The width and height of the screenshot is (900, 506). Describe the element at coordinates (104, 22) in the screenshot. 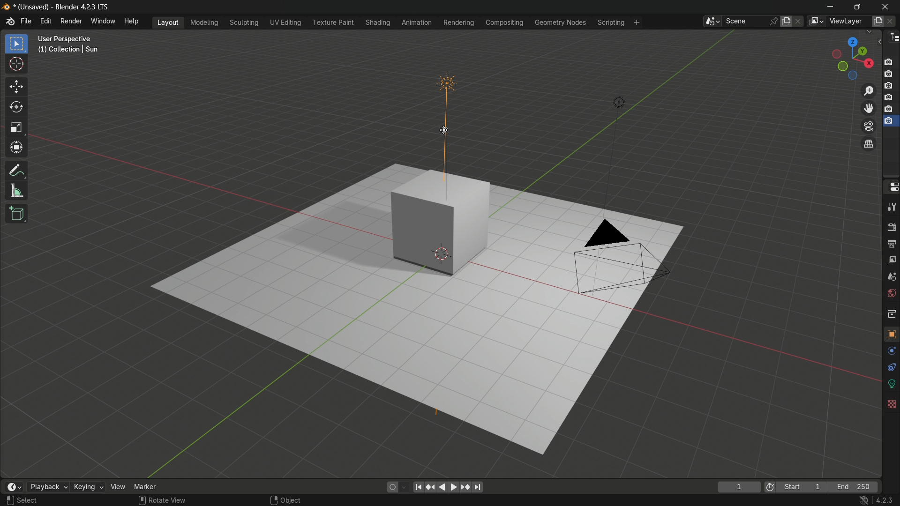

I see `window` at that location.